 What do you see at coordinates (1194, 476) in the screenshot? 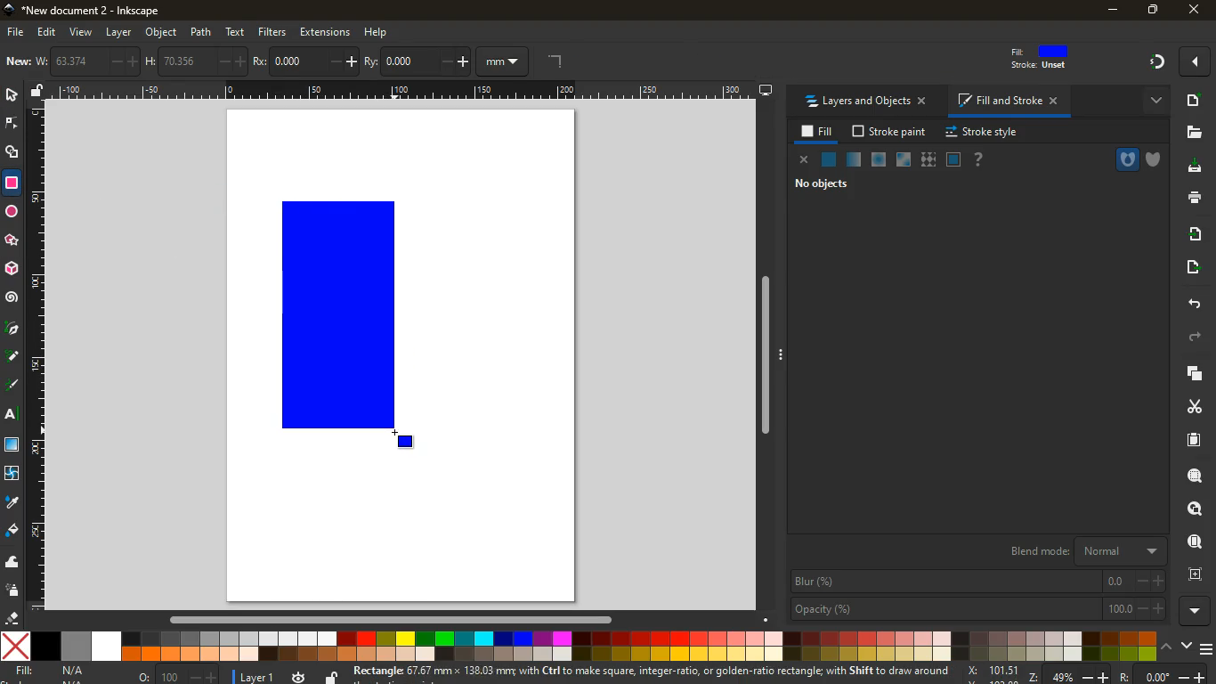
I see `search` at bounding box center [1194, 476].